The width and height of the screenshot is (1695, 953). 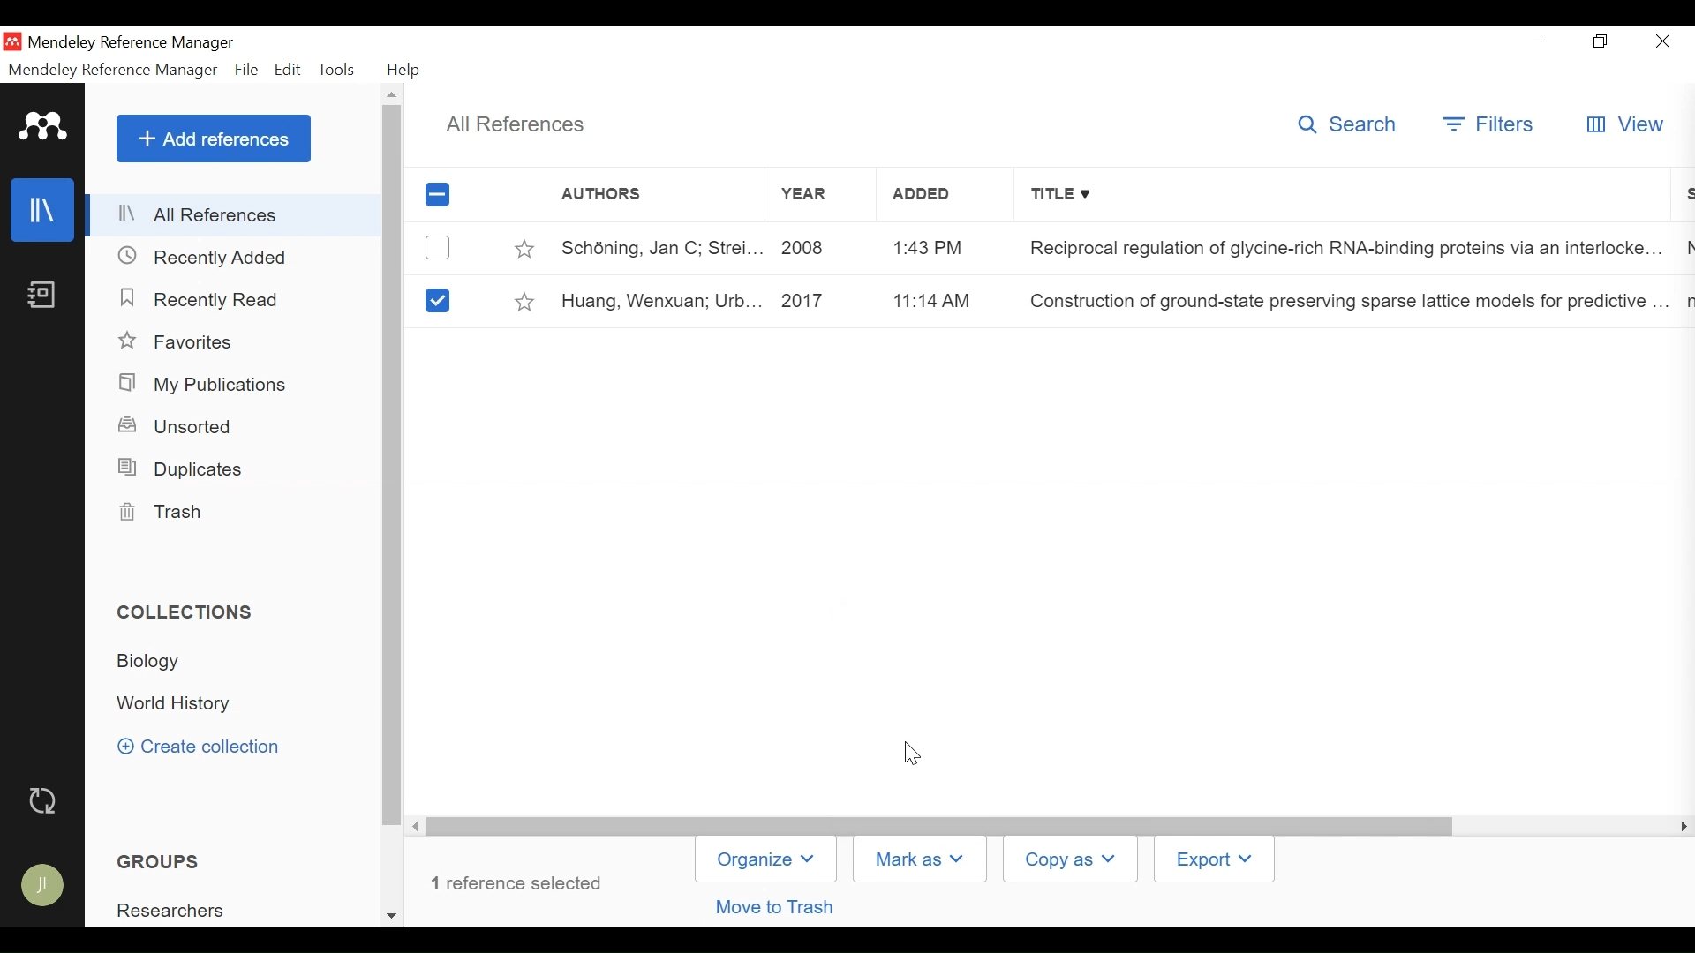 What do you see at coordinates (659, 301) in the screenshot?
I see `Huang, Wenxuan; Urb...` at bounding box center [659, 301].